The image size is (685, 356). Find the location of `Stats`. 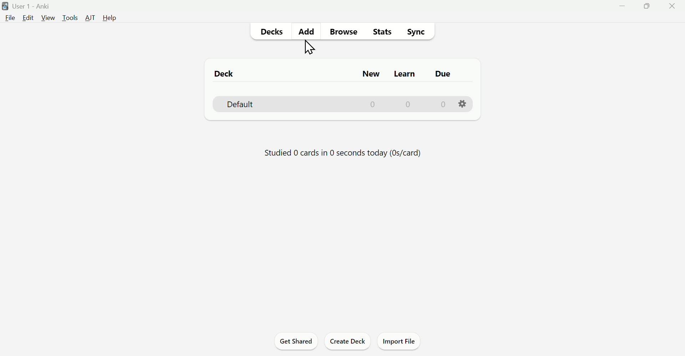

Stats is located at coordinates (382, 32).